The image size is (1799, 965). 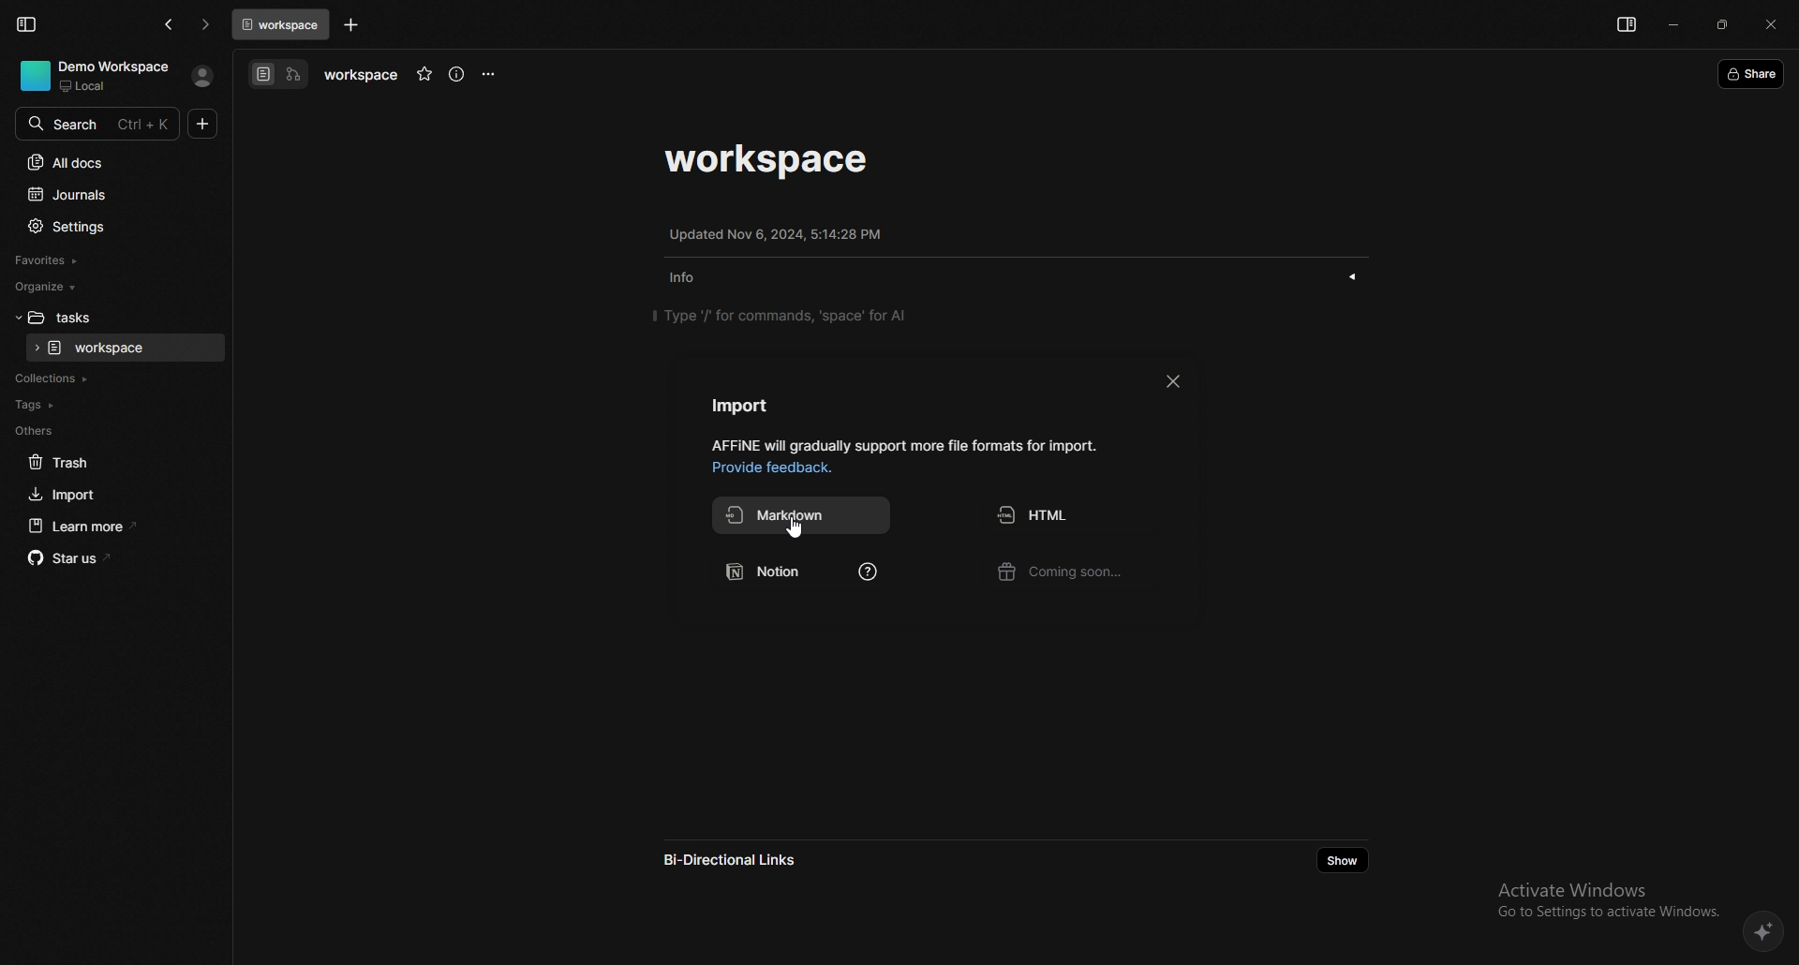 I want to click on favourites, so click(x=103, y=261).